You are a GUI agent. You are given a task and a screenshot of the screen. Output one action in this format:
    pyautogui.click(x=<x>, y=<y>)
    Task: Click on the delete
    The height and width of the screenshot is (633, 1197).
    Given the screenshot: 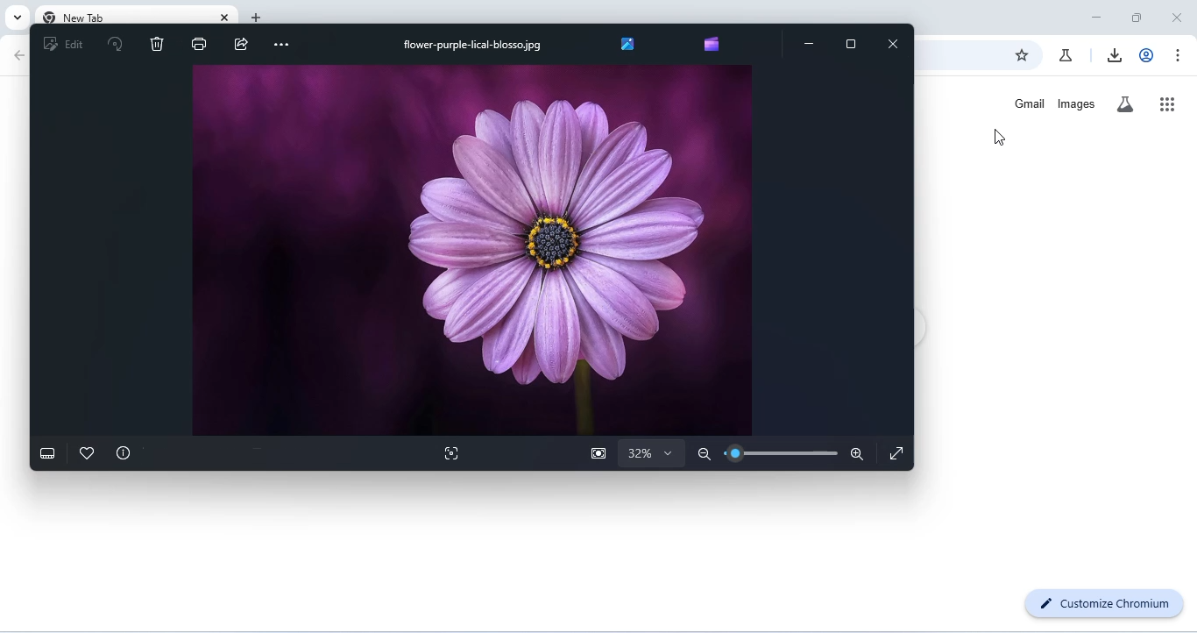 What is the action you would take?
    pyautogui.click(x=158, y=45)
    